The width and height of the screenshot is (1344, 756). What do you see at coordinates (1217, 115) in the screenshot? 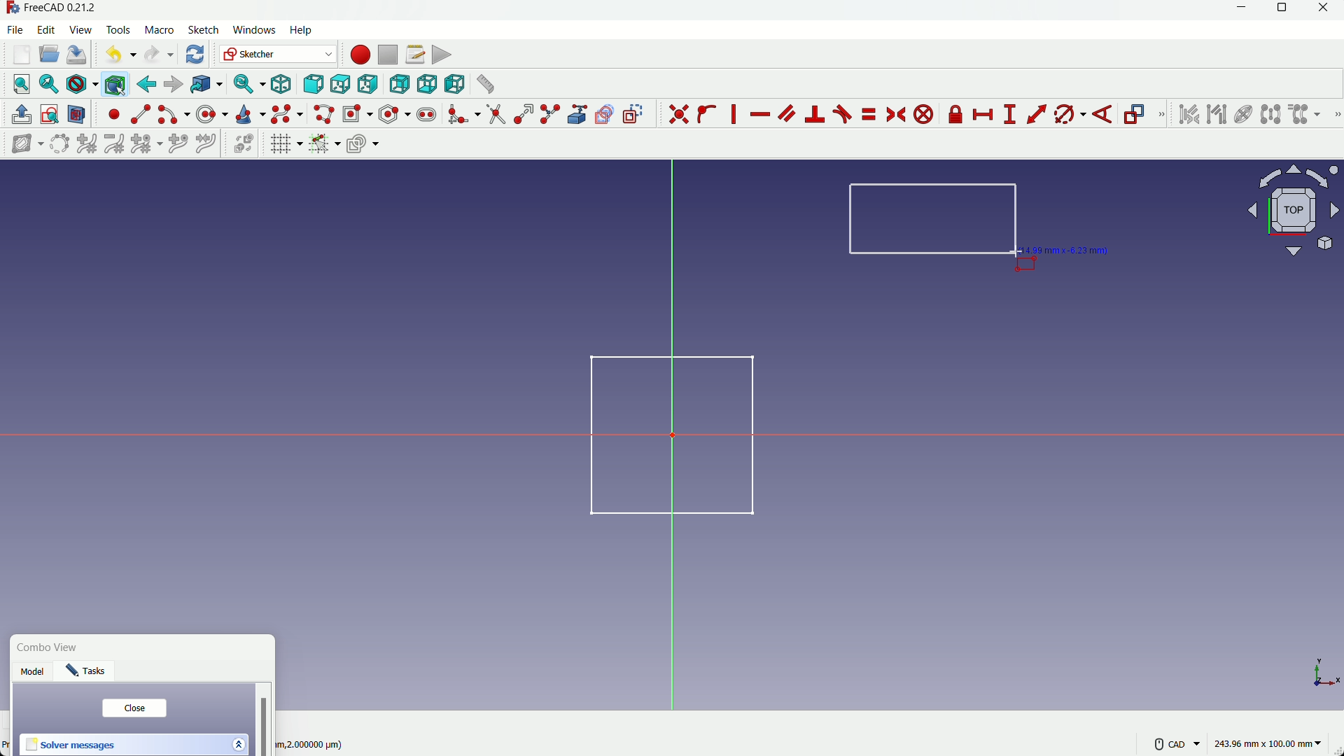
I see `select associated geometry` at bounding box center [1217, 115].